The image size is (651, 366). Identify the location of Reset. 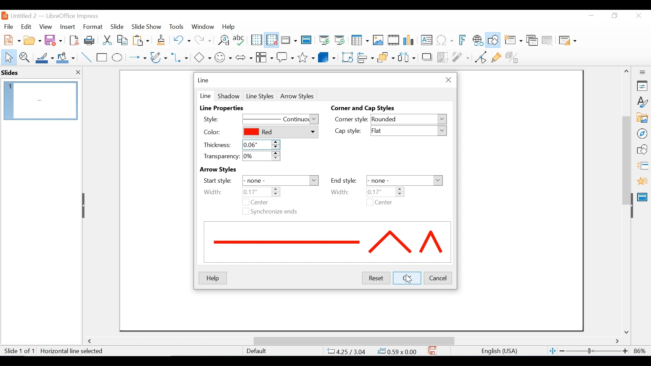
(375, 278).